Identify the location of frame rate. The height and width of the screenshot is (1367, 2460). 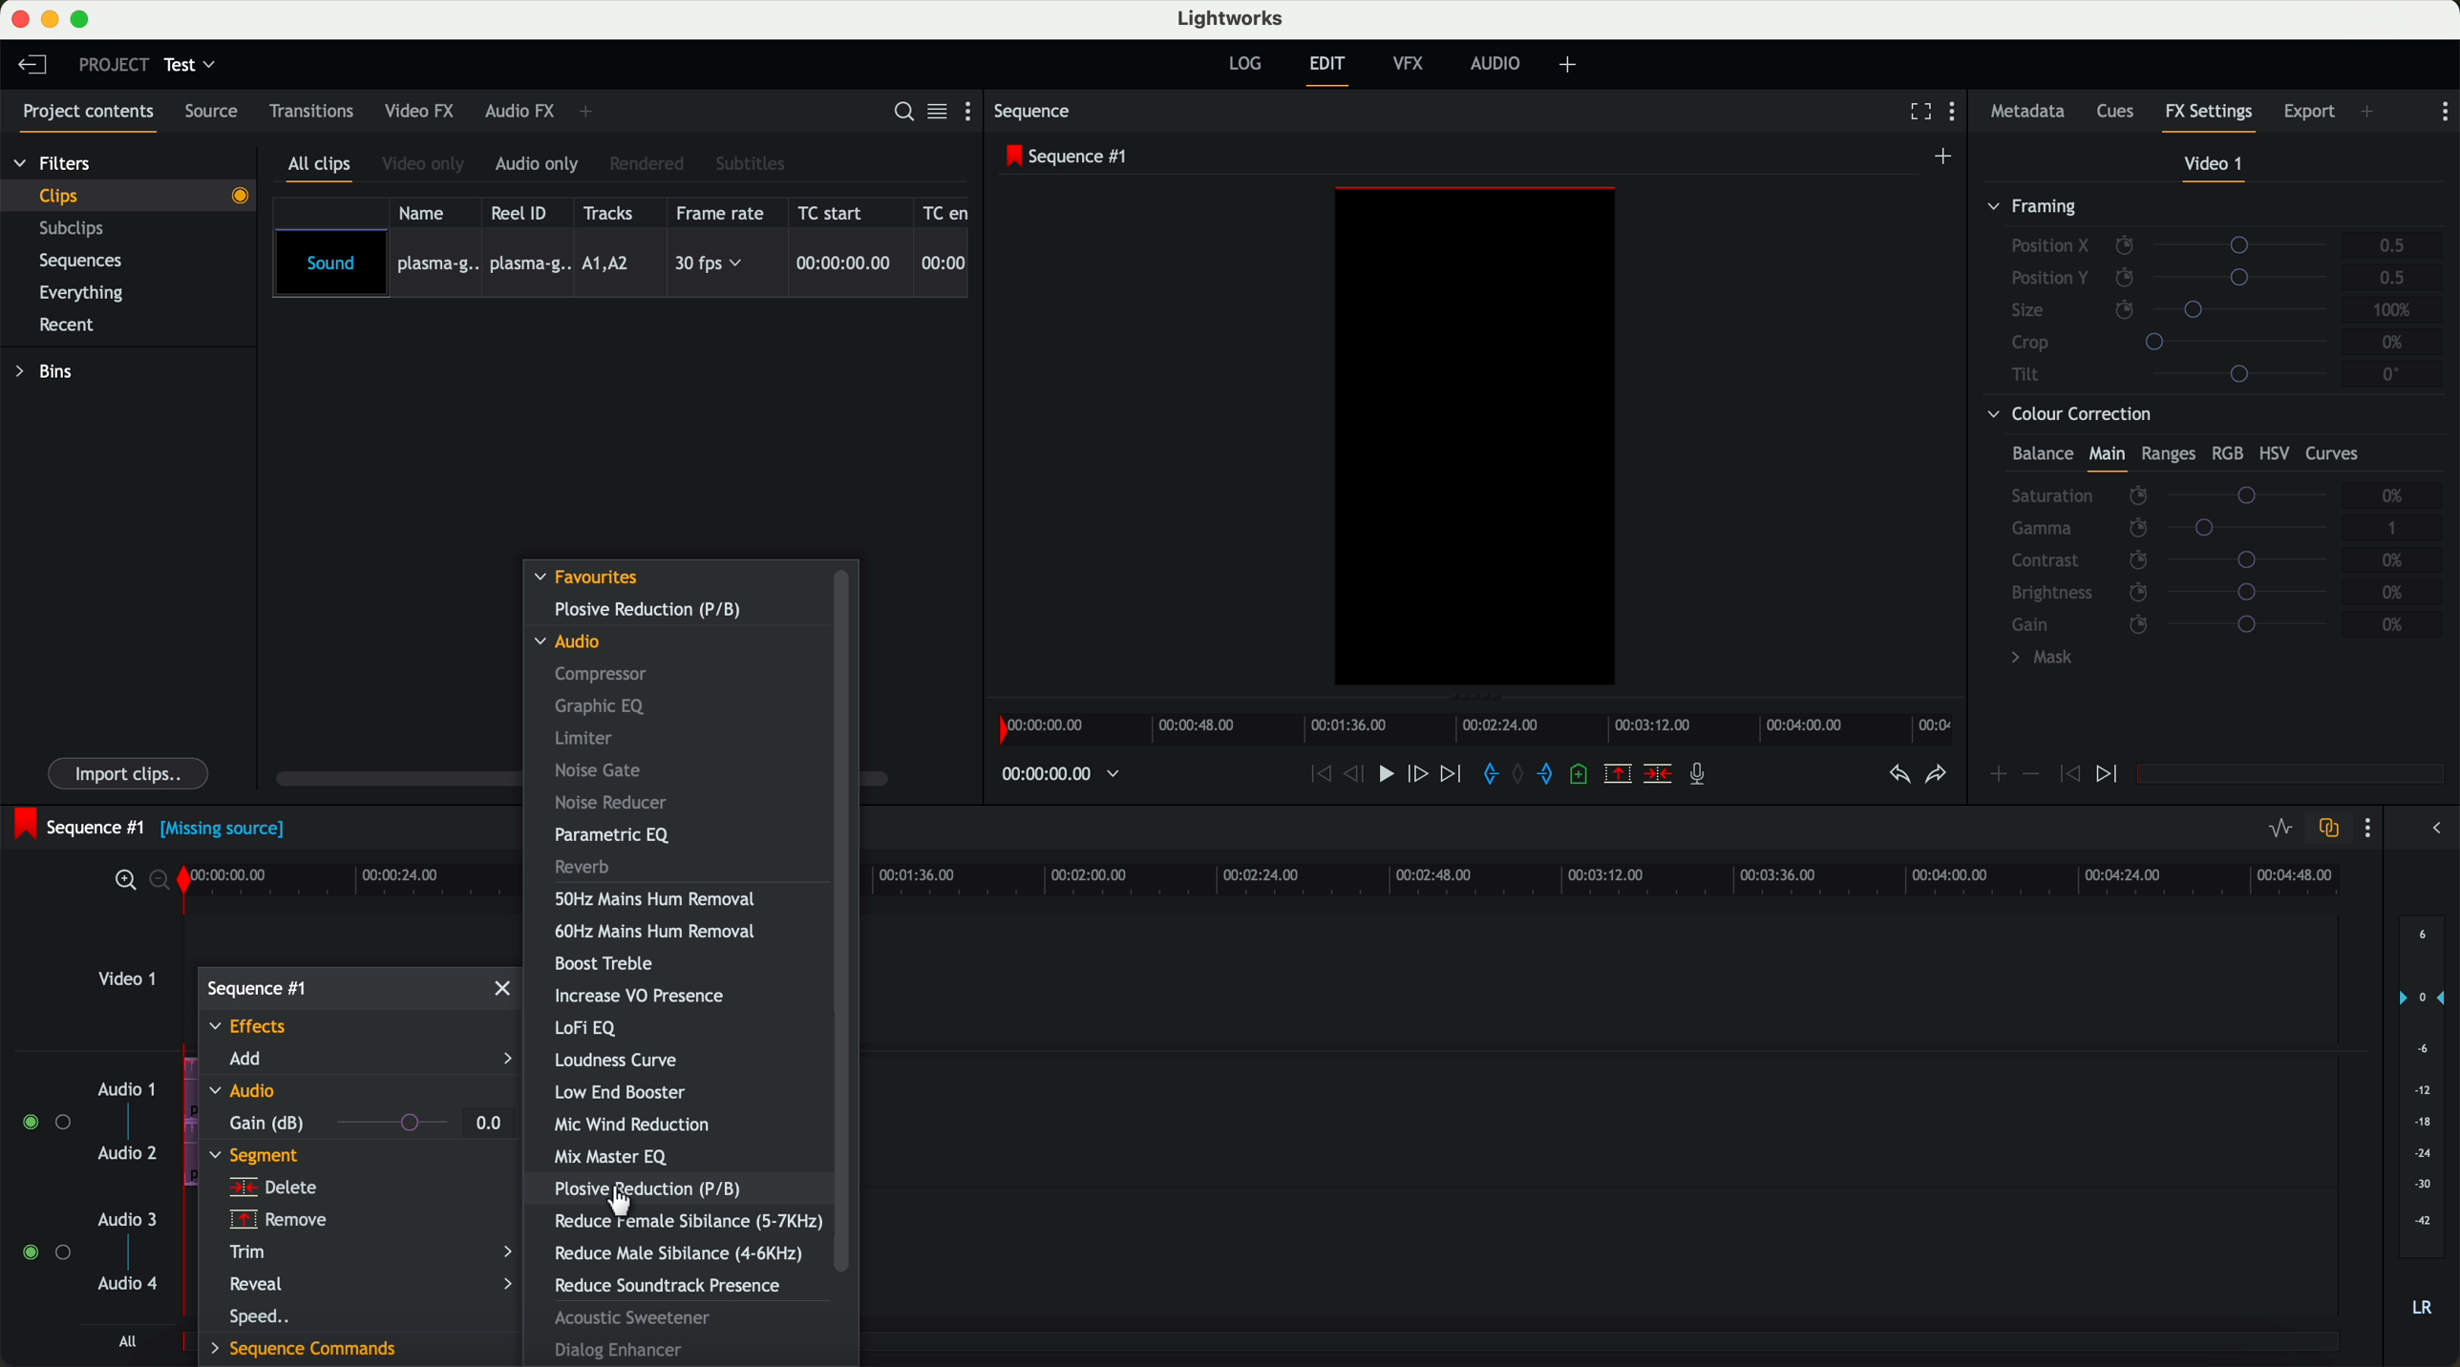
(724, 213).